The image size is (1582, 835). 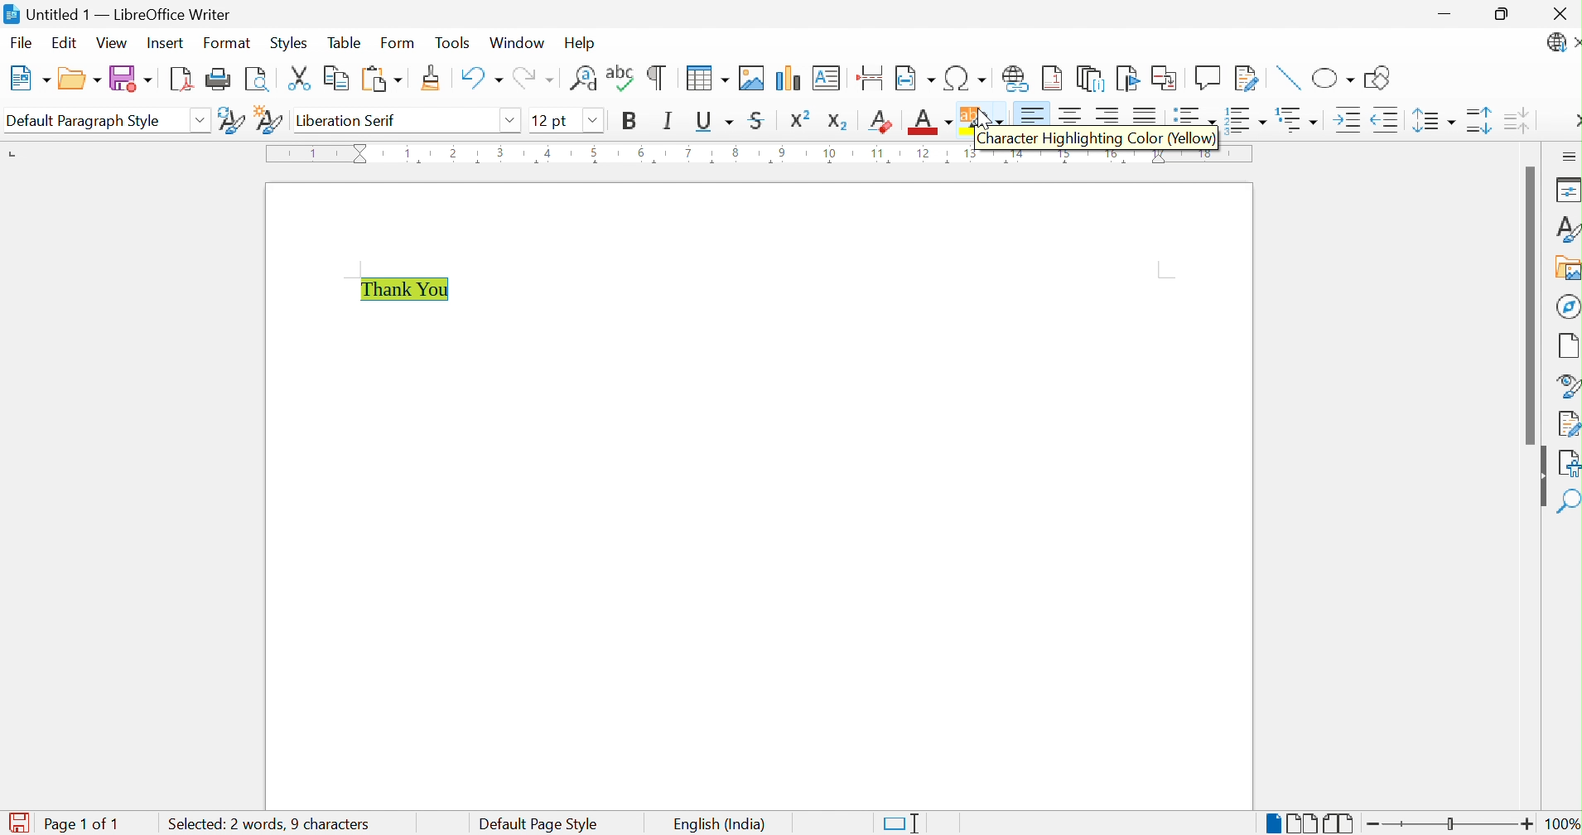 I want to click on Insert Footnote, so click(x=1053, y=79).